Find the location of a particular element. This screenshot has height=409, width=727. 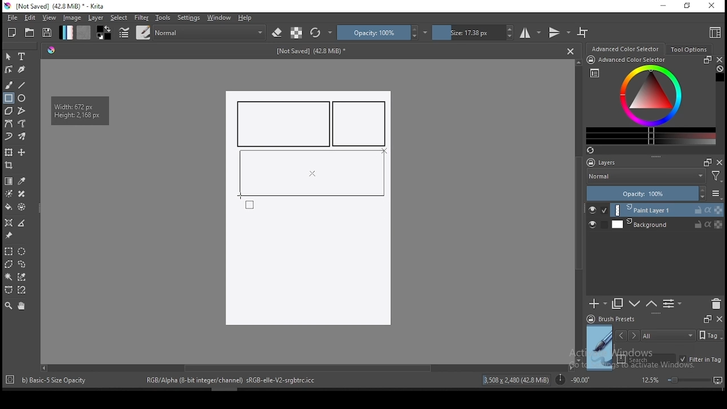

layer is located at coordinates (97, 18).